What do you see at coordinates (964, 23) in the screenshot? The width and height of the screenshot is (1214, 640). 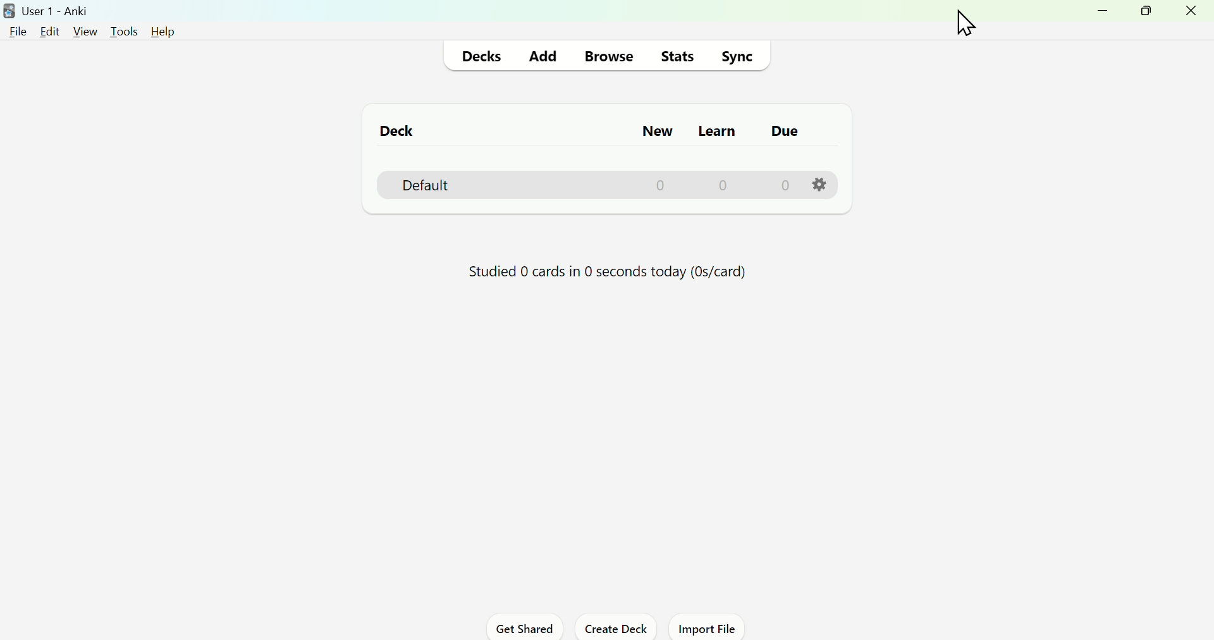 I see `cursor` at bounding box center [964, 23].